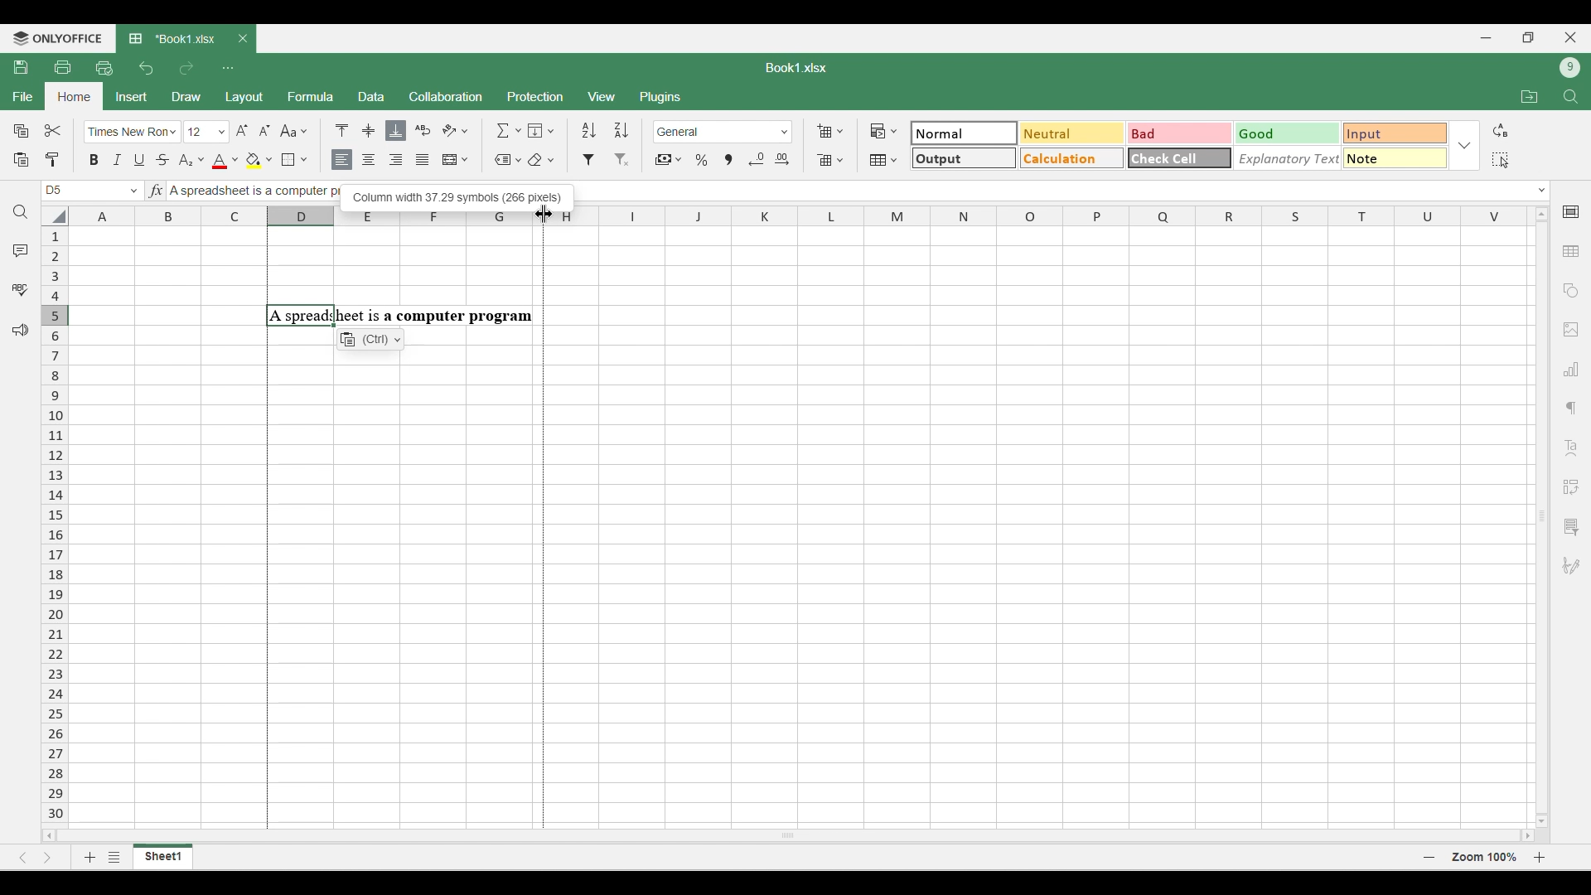 The height and width of the screenshot is (895, 1591). I want to click on Horizontal marker, so click(800, 217).